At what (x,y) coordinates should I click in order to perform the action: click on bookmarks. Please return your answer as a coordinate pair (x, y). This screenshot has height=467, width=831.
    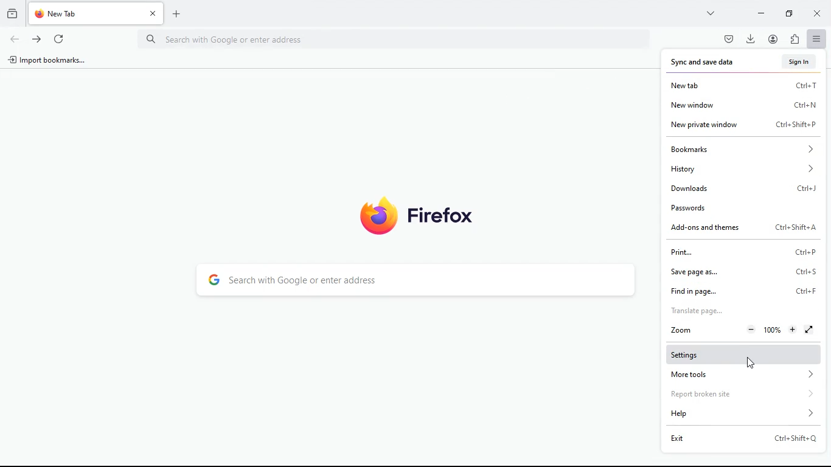
    Looking at the image, I should click on (739, 149).